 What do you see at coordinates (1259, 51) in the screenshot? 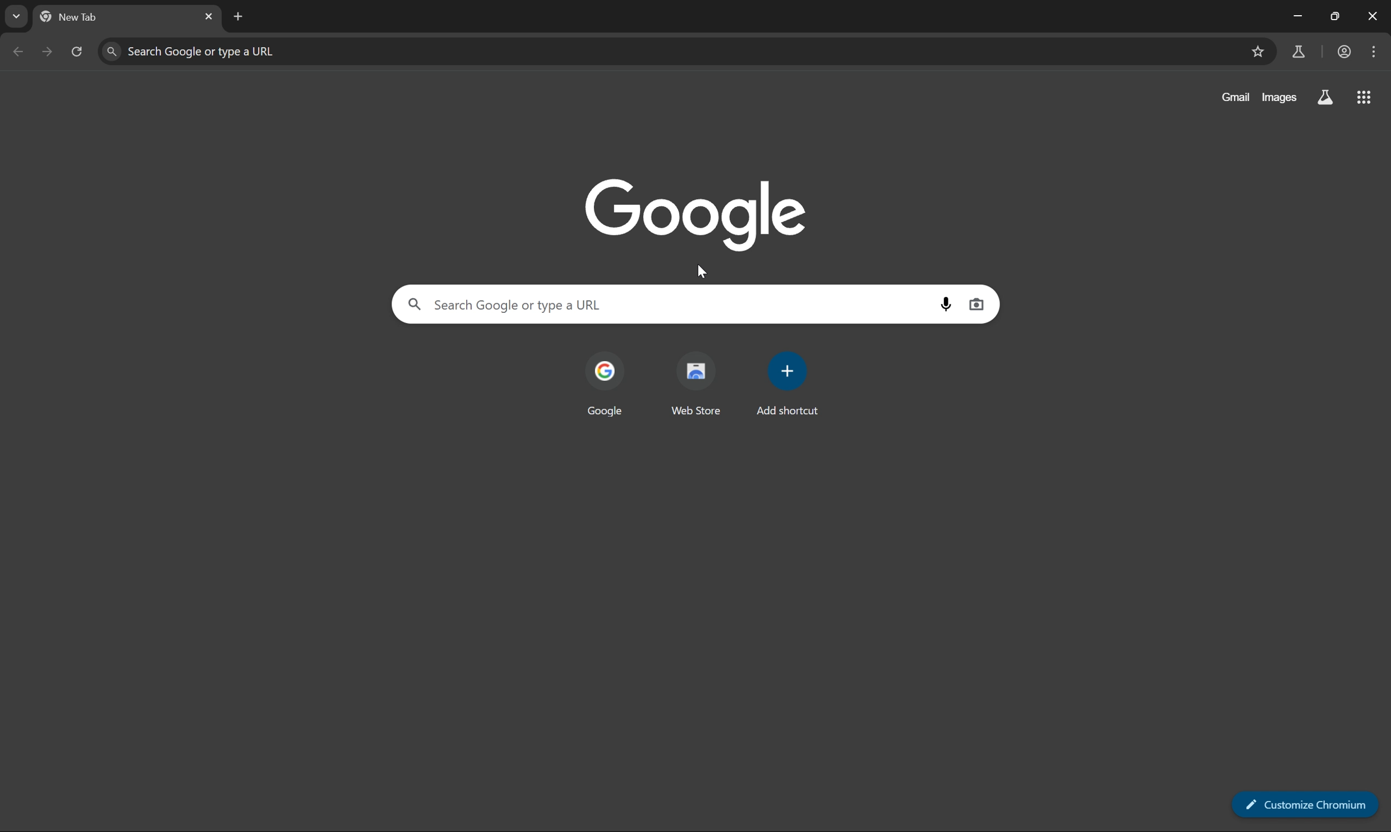
I see `bookmarks` at bounding box center [1259, 51].